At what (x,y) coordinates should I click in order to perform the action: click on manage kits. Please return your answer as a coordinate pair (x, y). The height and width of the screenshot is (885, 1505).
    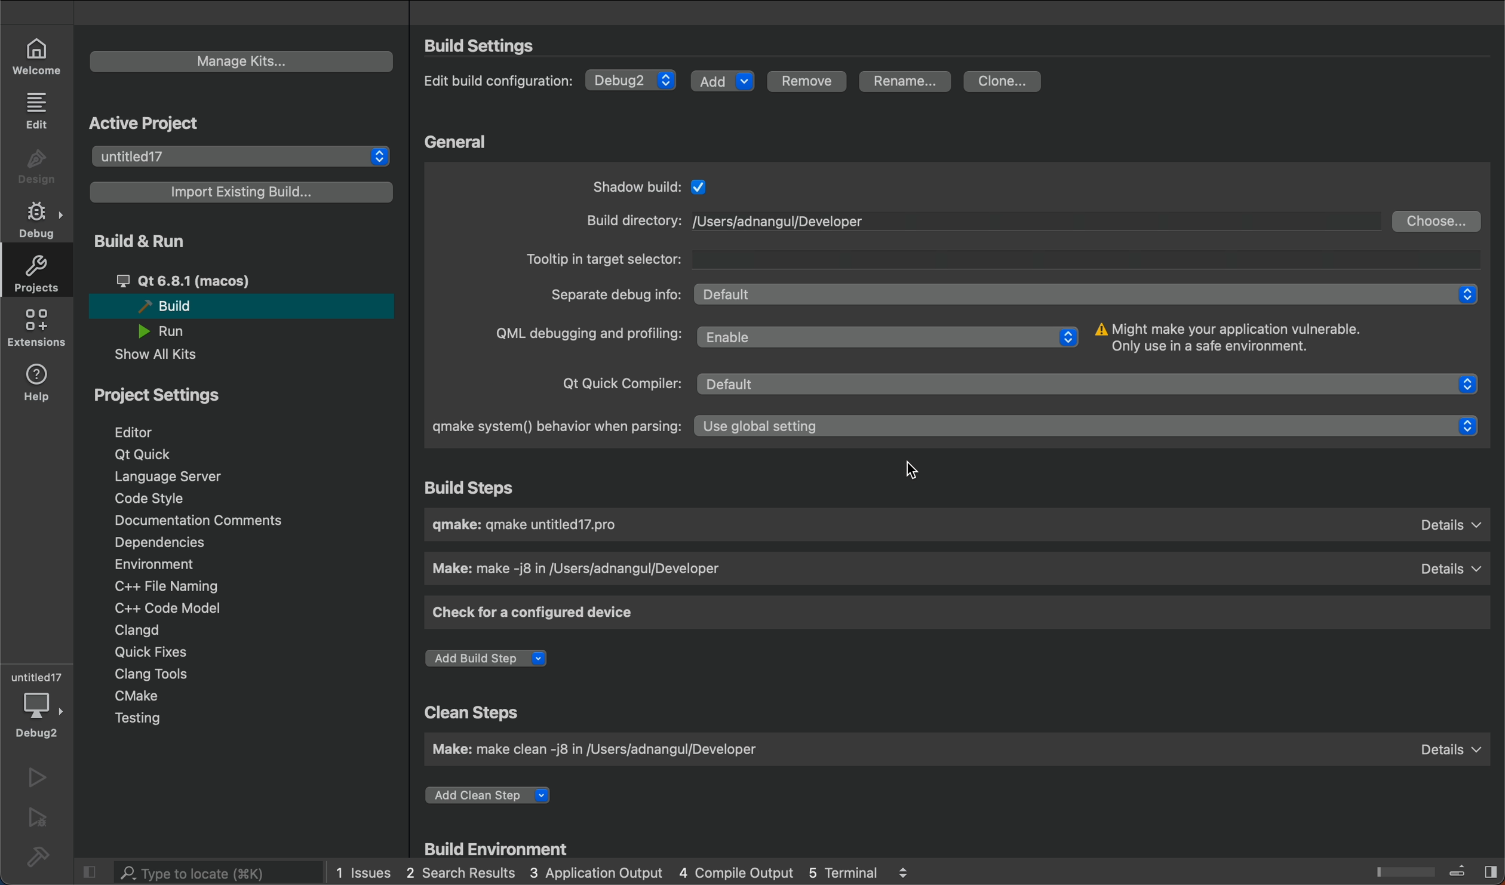
    Looking at the image, I should click on (243, 62).